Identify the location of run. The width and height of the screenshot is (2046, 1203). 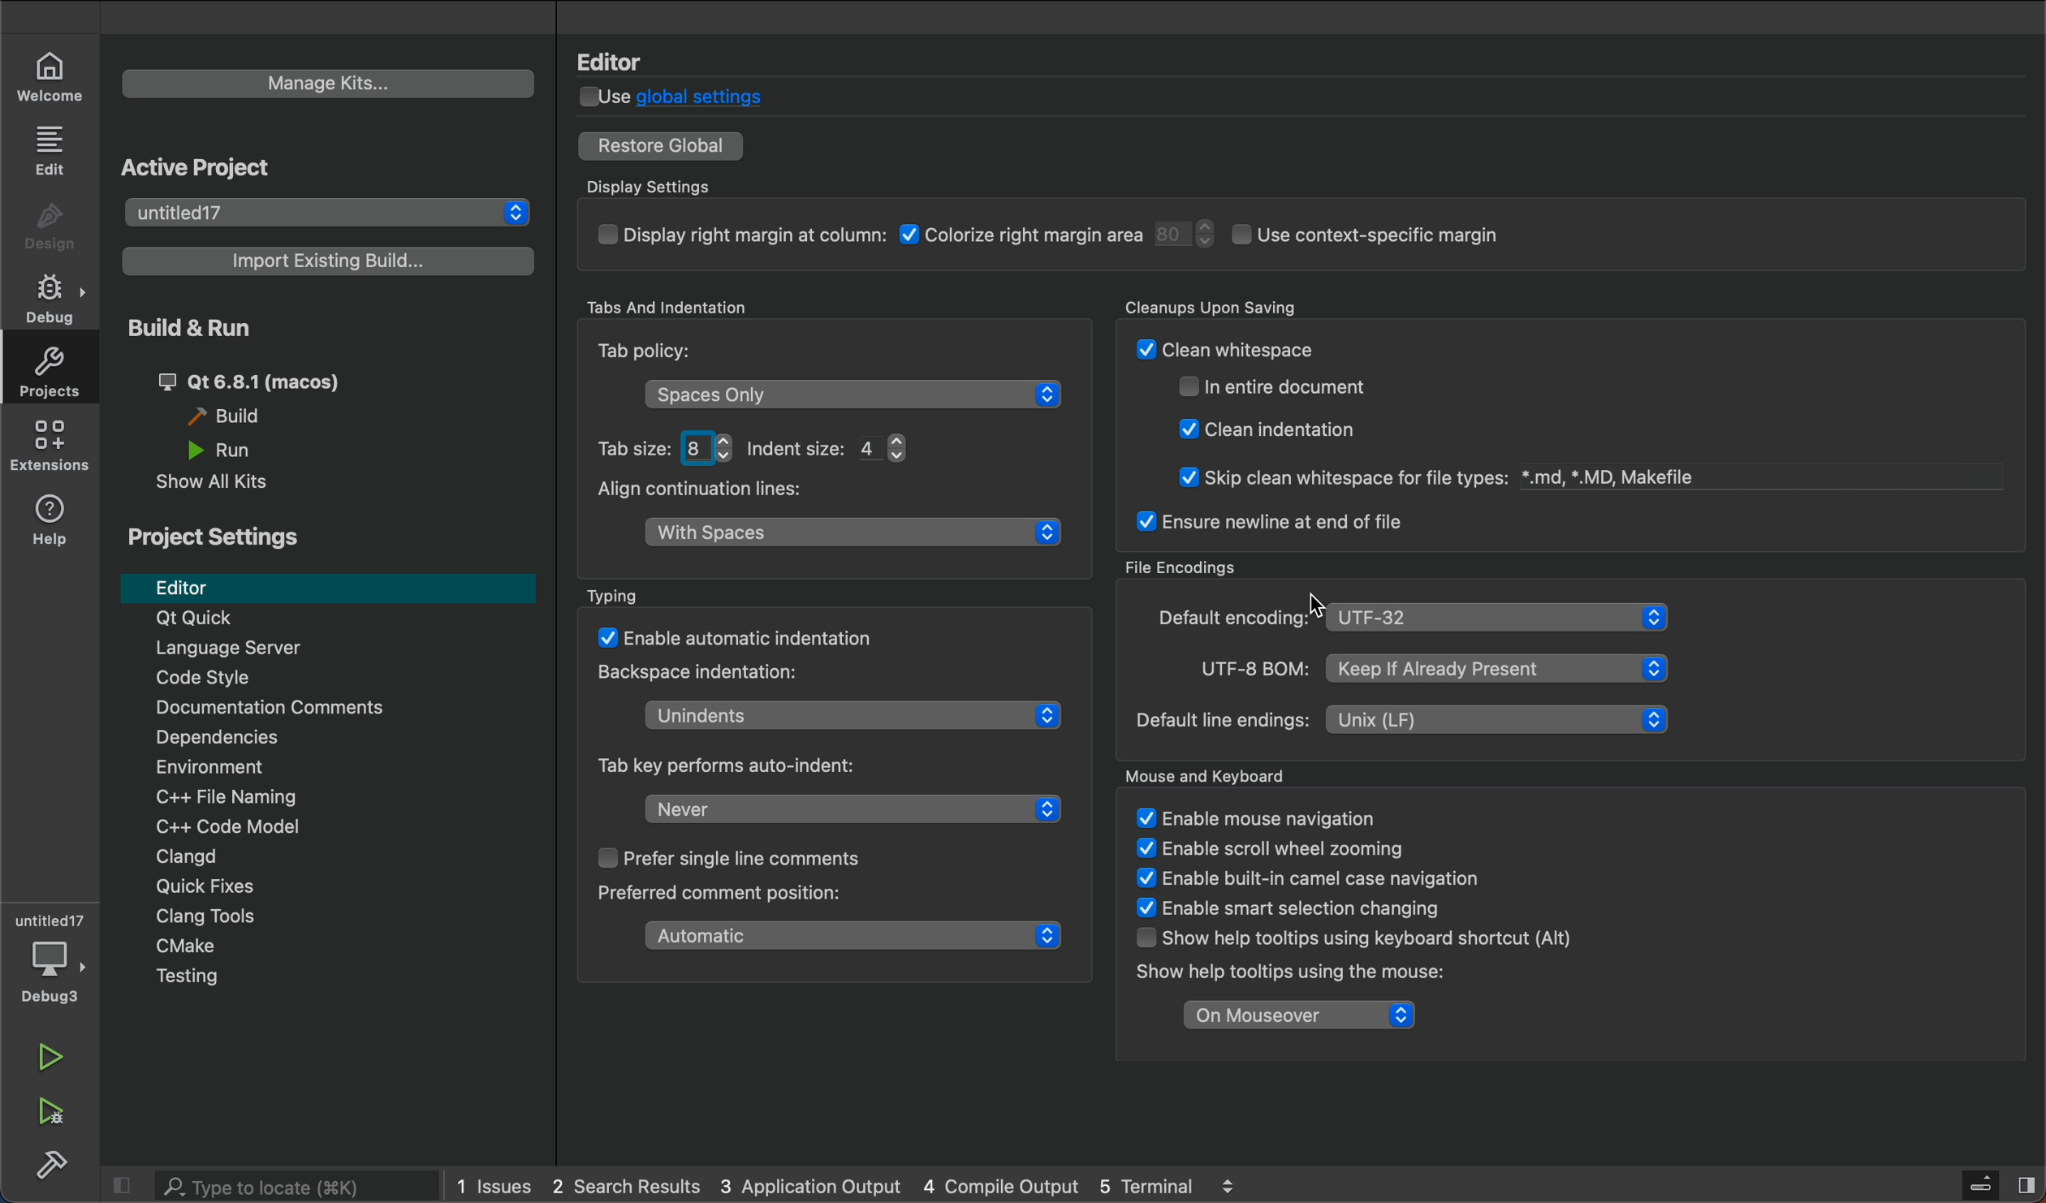
(54, 1058).